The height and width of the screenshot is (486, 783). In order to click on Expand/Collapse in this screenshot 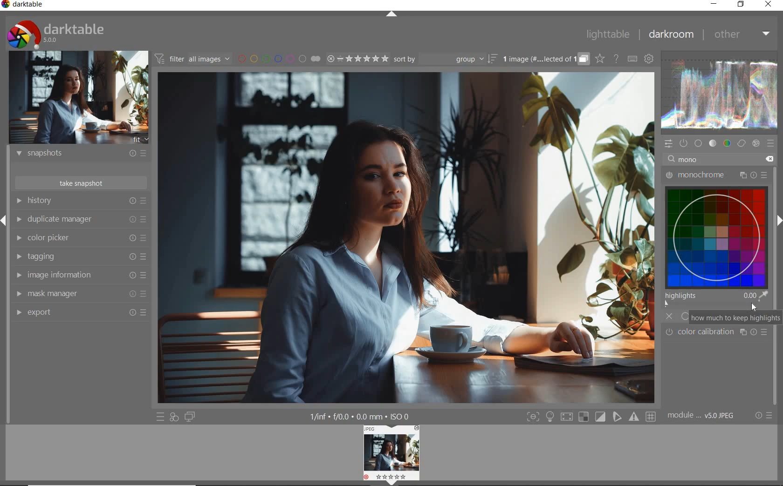, I will do `click(5, 219)`.